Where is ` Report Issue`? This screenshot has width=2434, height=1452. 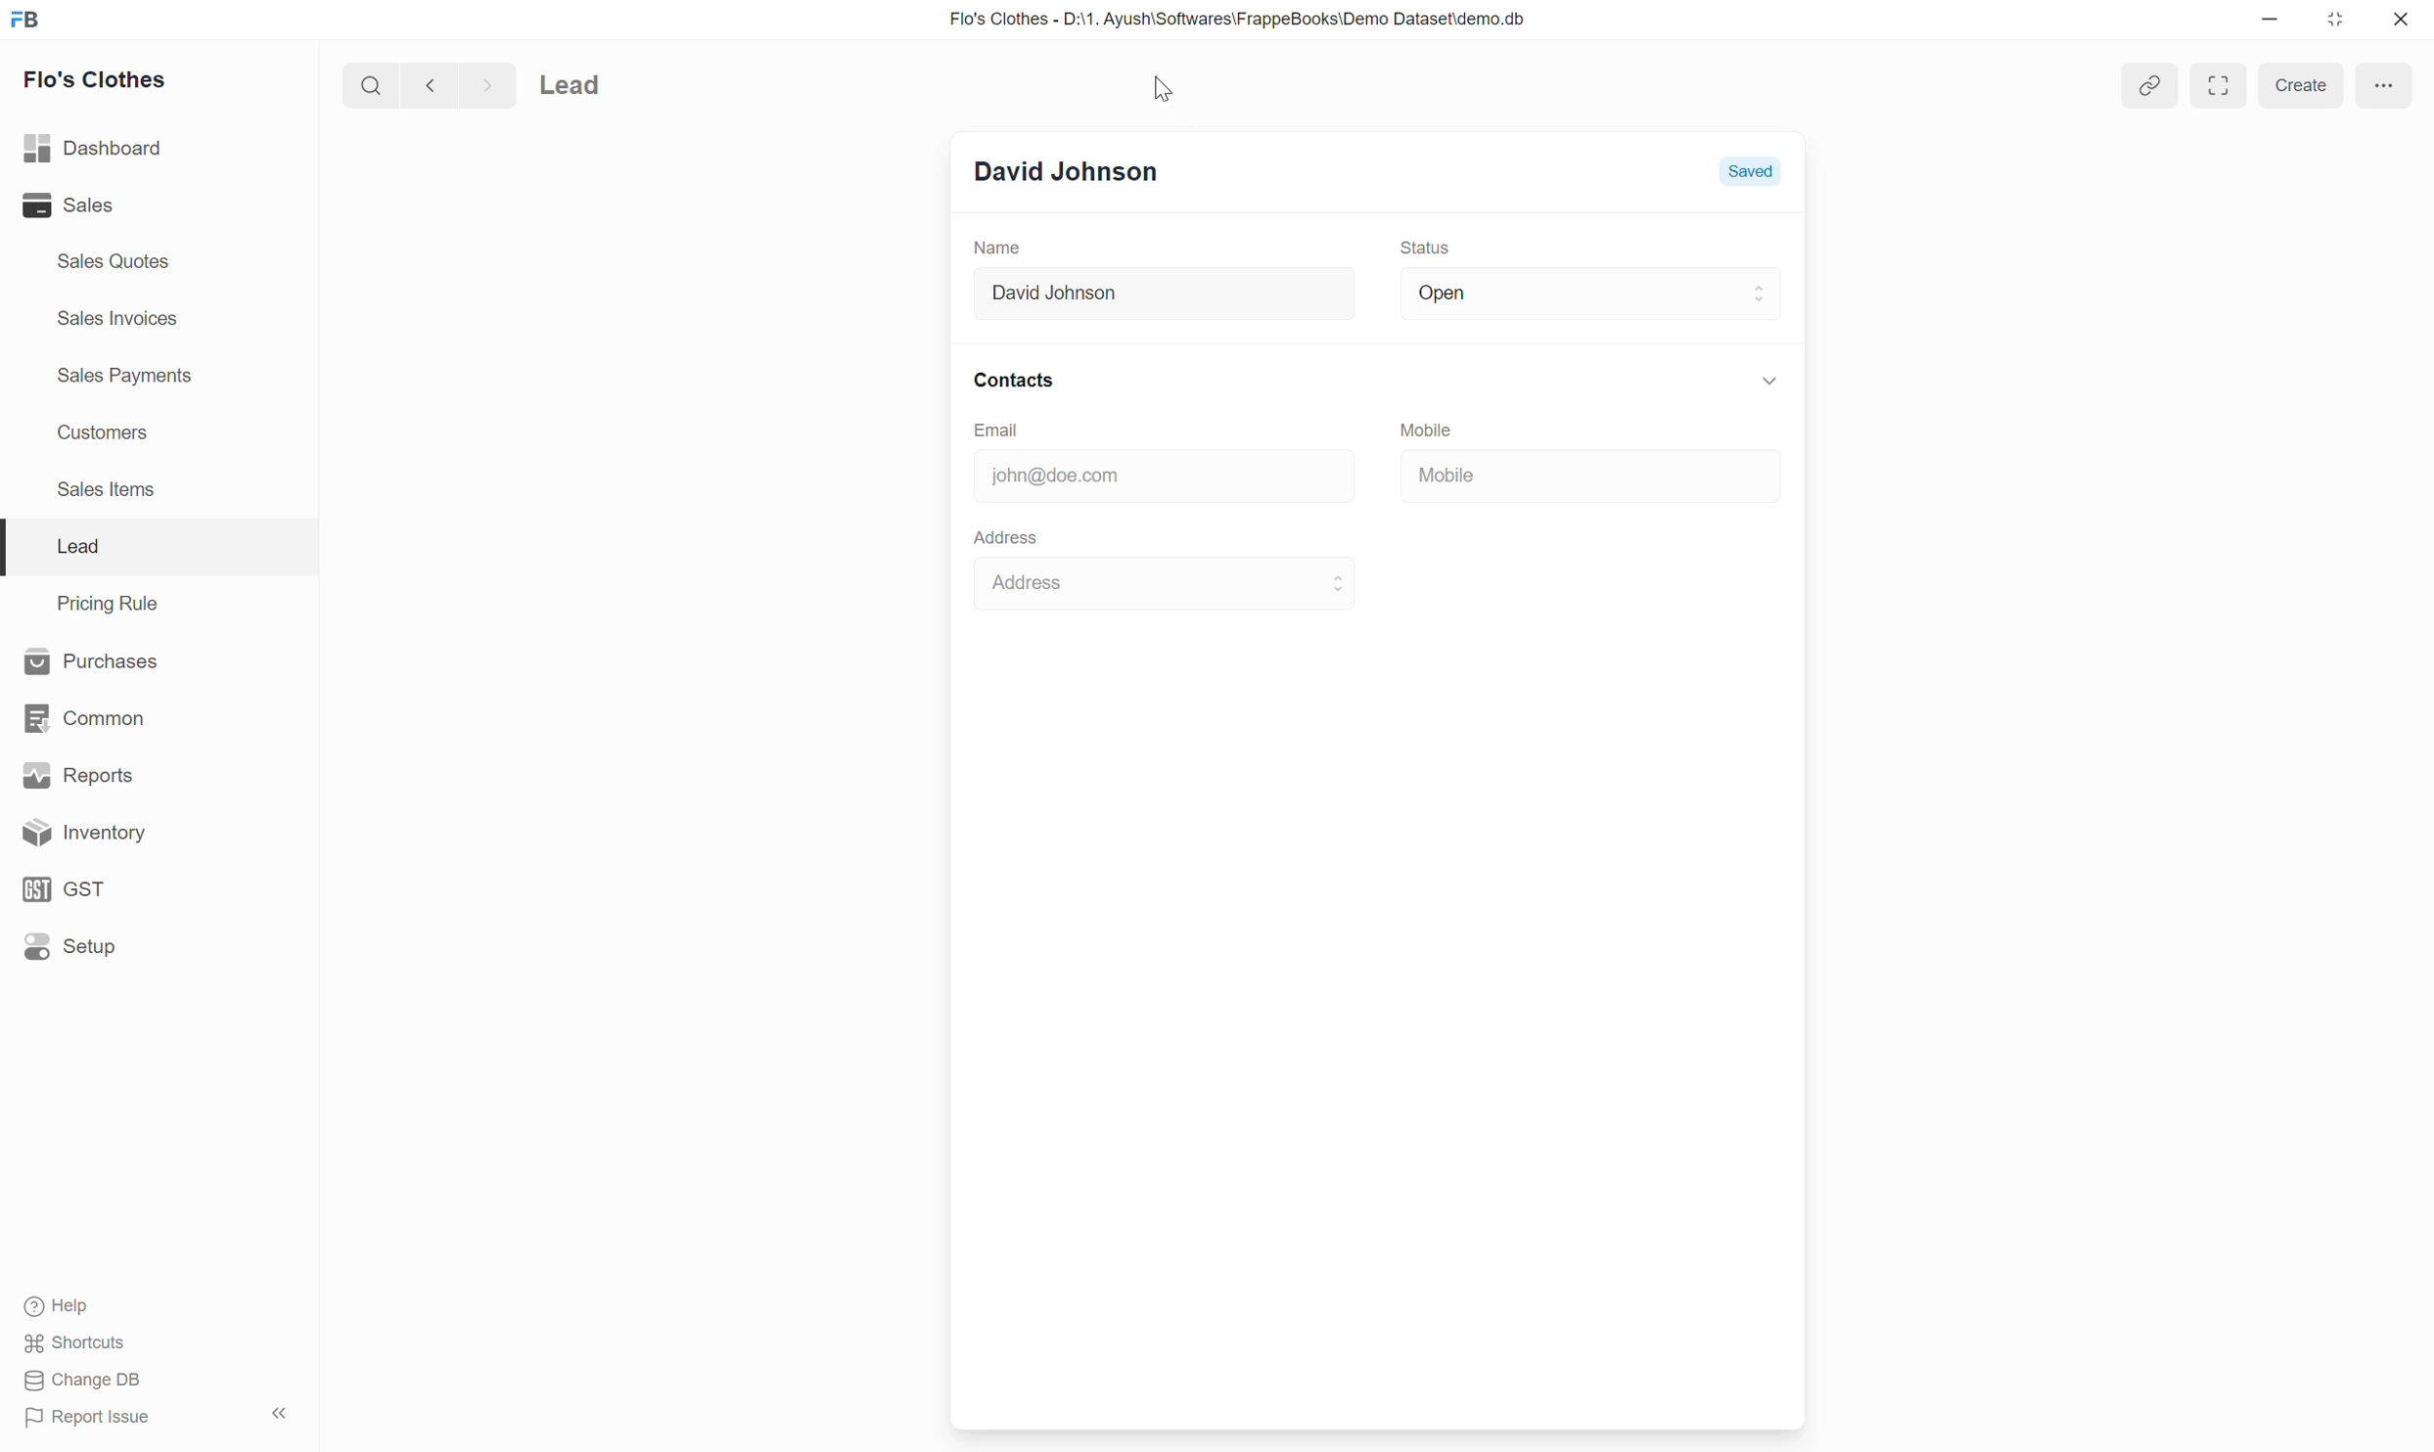  Report Issue is located at coordinates (90, 1417).